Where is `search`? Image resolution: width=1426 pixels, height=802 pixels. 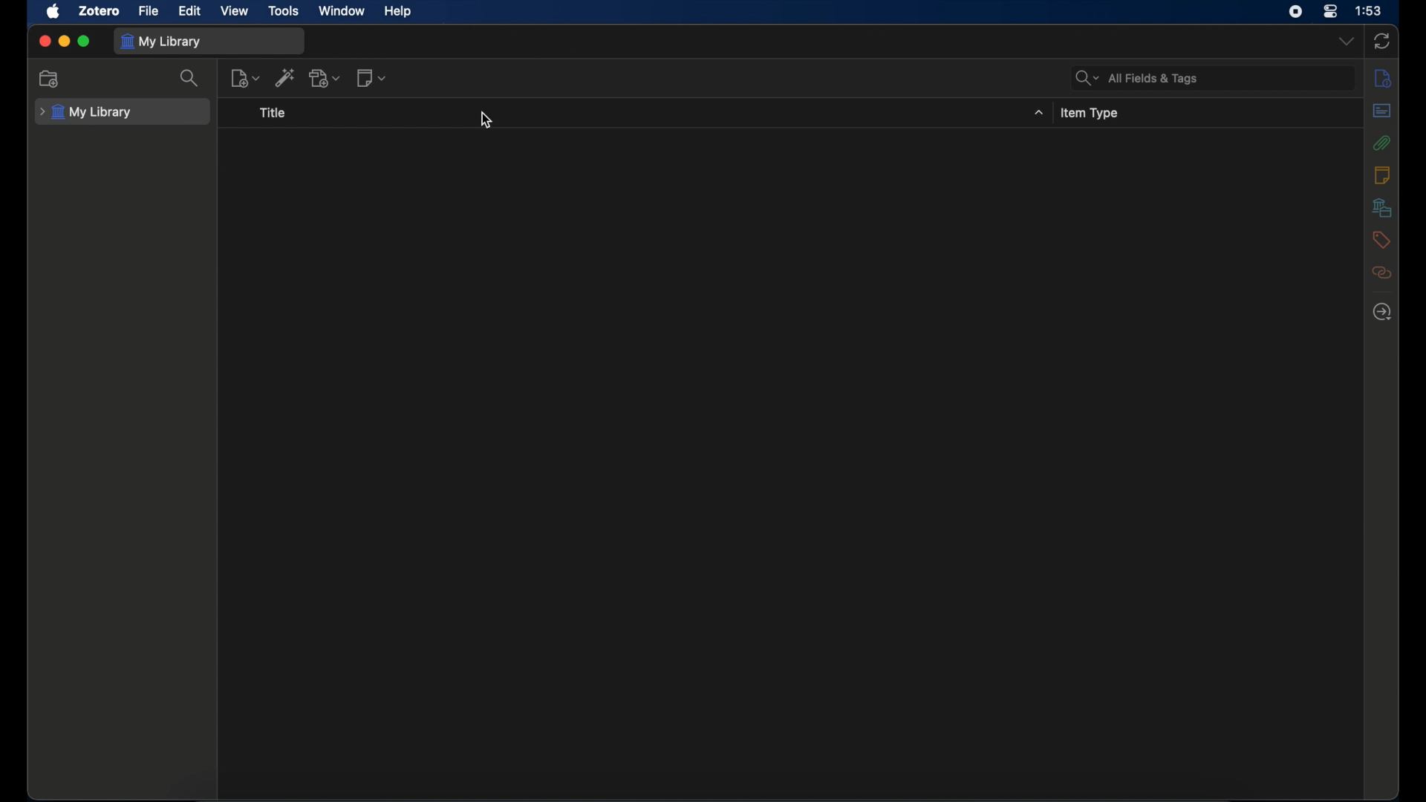
search is located at coordinates (190, 78).